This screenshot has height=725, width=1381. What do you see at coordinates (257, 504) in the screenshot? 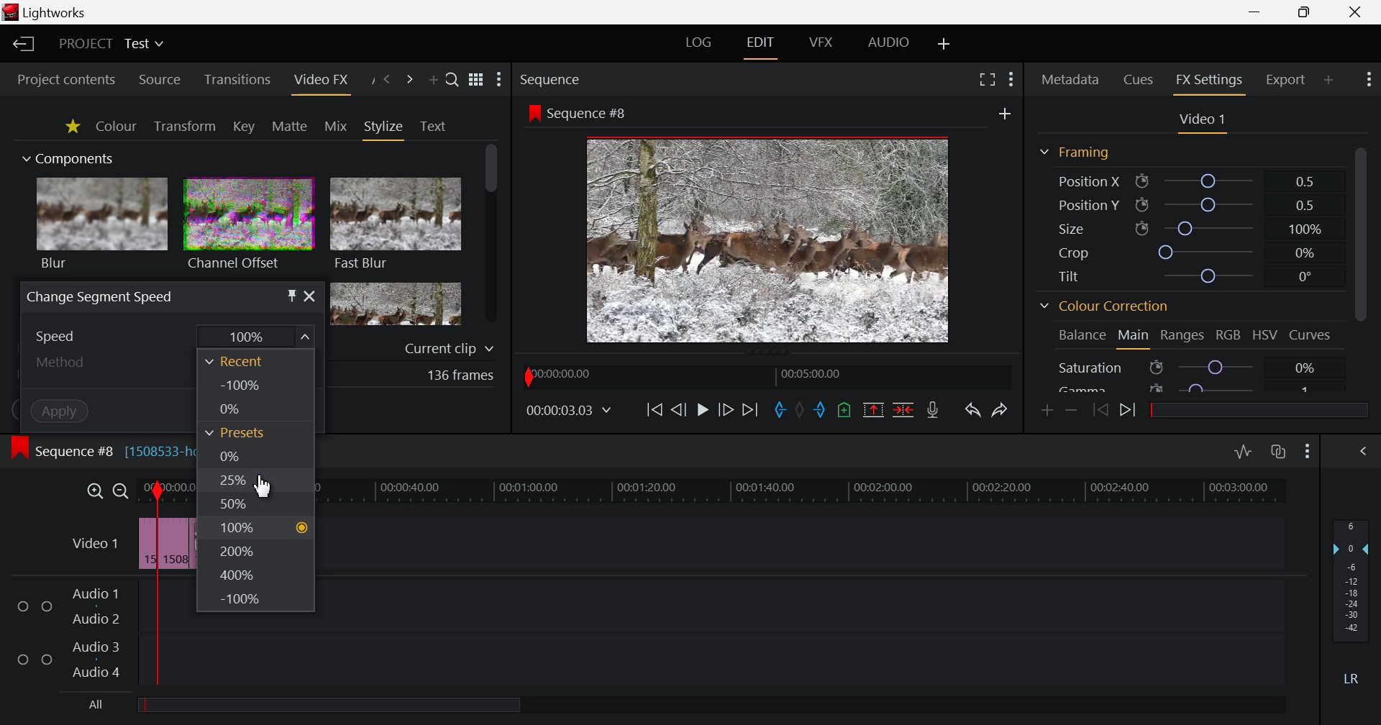
I see `50%` at bounding box center [257, 504].